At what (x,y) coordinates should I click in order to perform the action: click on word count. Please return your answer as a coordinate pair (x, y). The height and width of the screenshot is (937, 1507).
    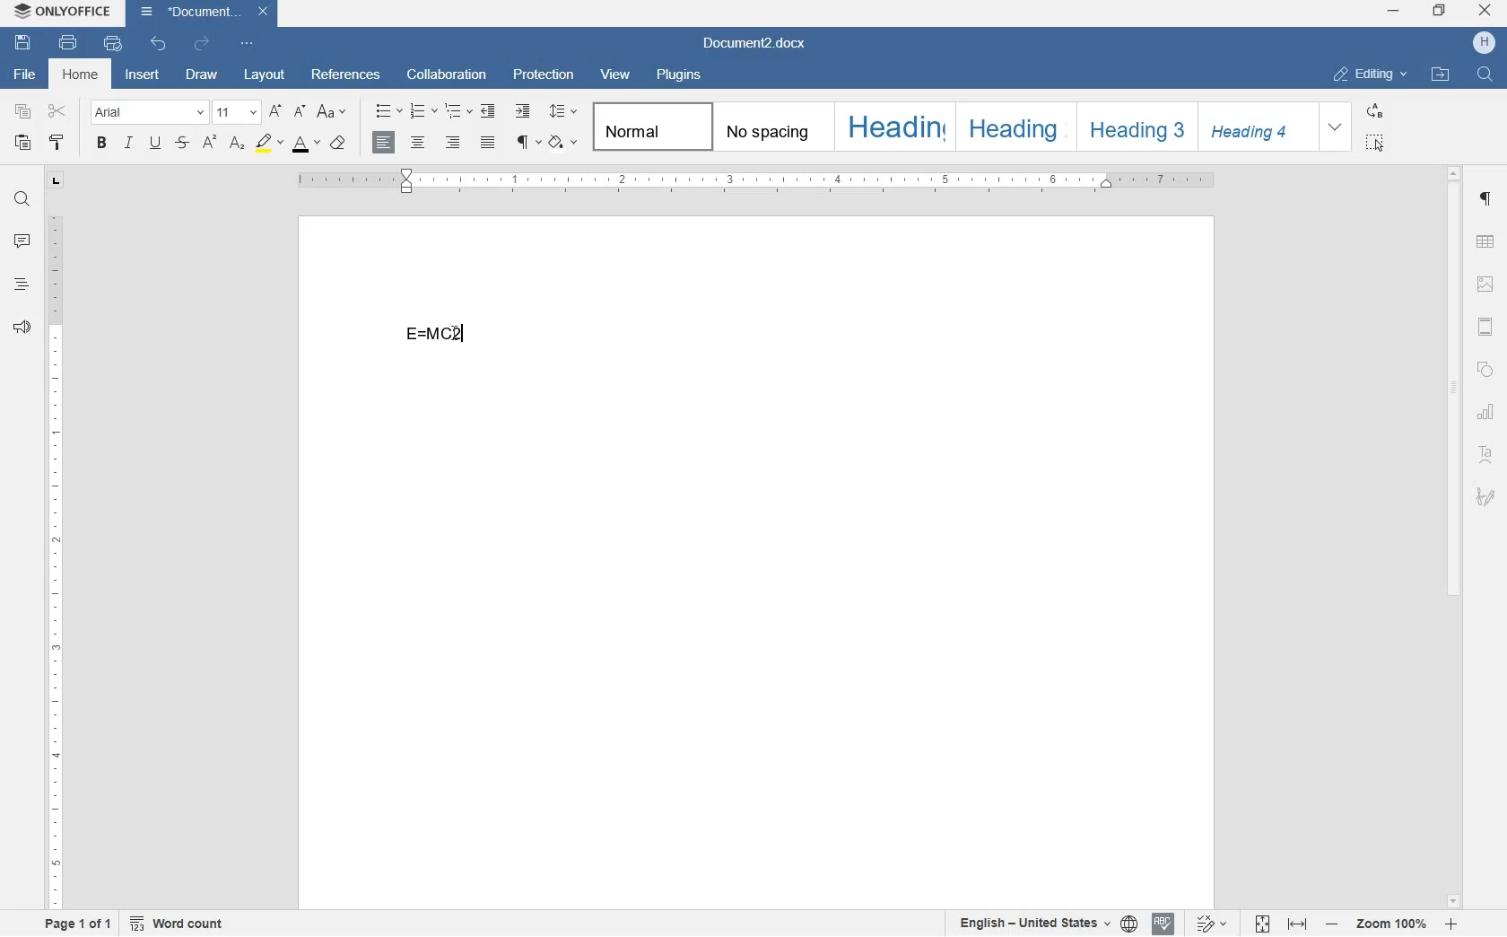
    Looking at the image, I should click on (179, 924).